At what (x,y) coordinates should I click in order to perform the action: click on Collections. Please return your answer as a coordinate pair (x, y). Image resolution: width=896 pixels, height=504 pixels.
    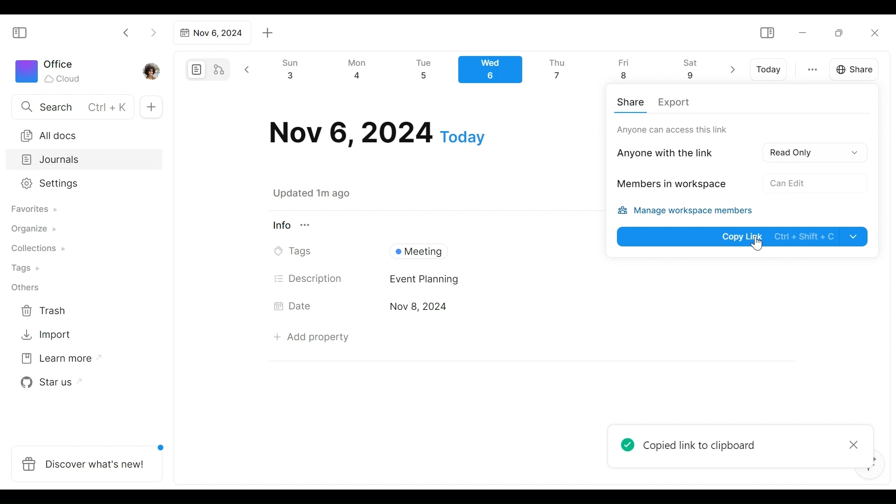
    Looking at the image, I should click on (37, 250).